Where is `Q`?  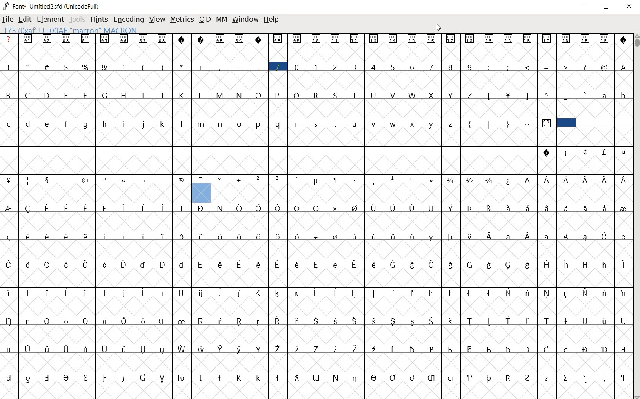 Q is located at coordinates (297, 94).